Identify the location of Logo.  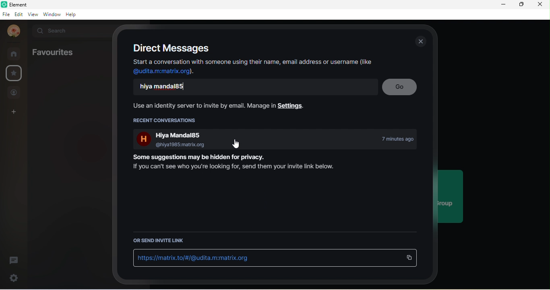
(4, 4).